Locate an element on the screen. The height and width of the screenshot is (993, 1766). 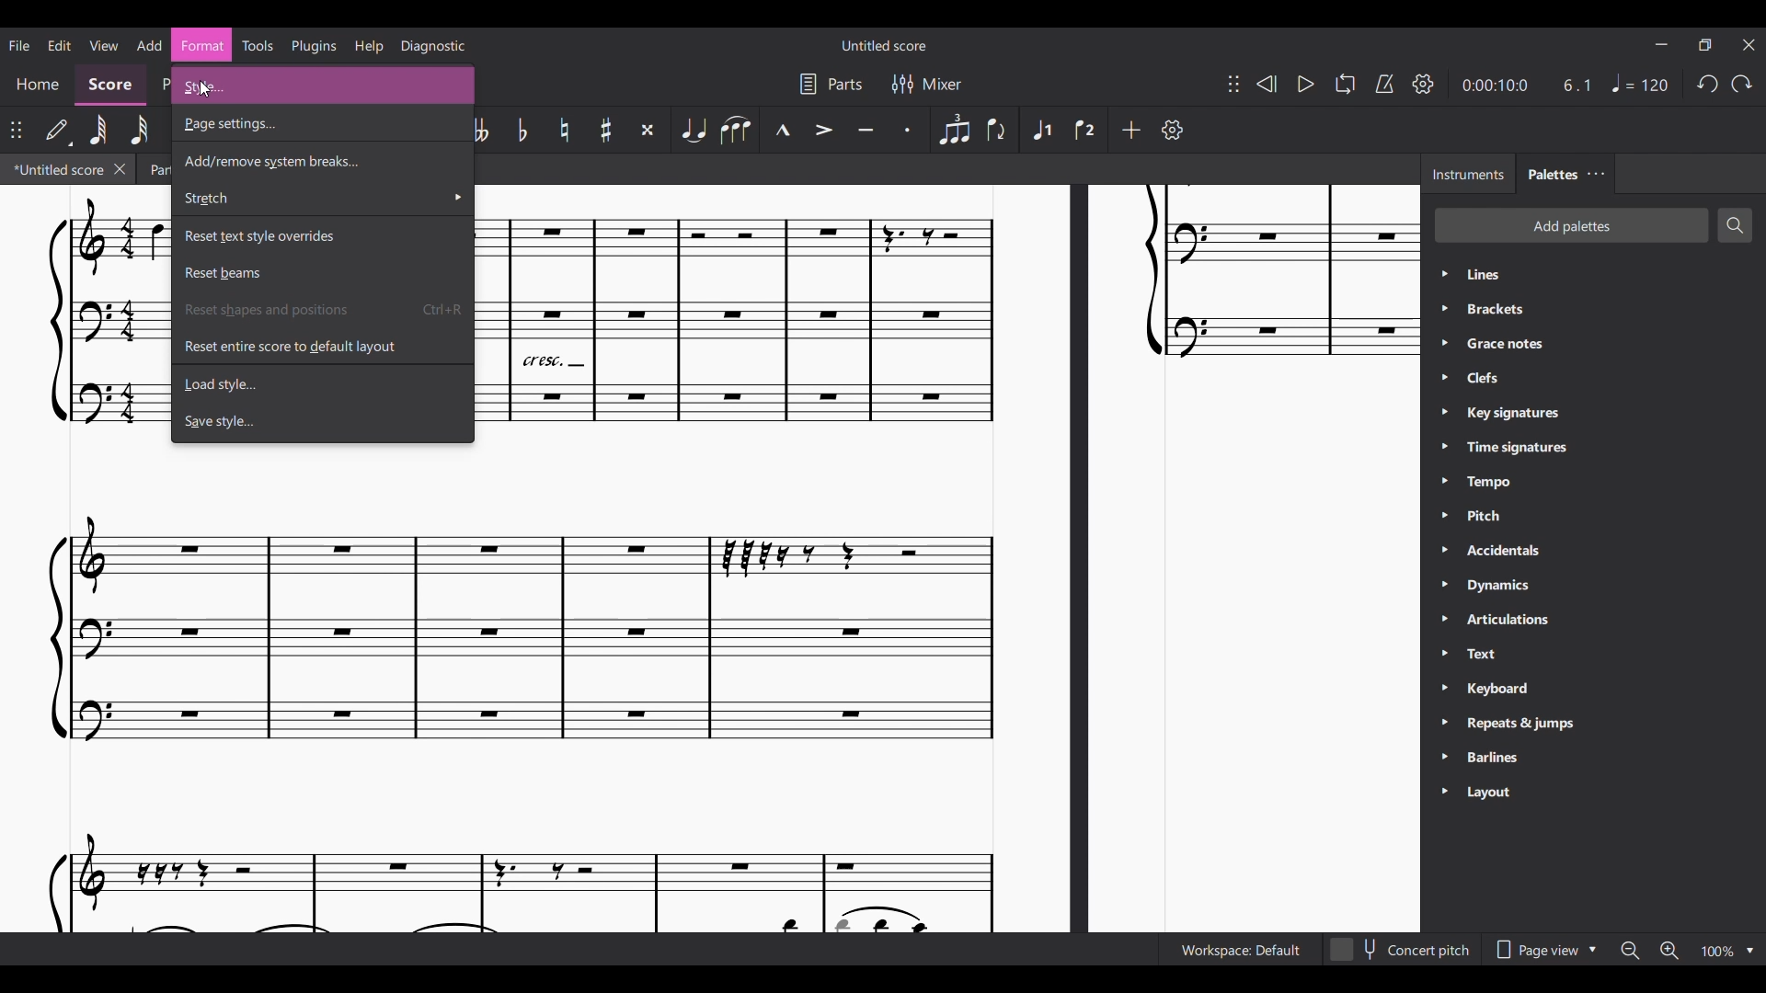
Palettes, current tab is located at coordinates (1551, 174).